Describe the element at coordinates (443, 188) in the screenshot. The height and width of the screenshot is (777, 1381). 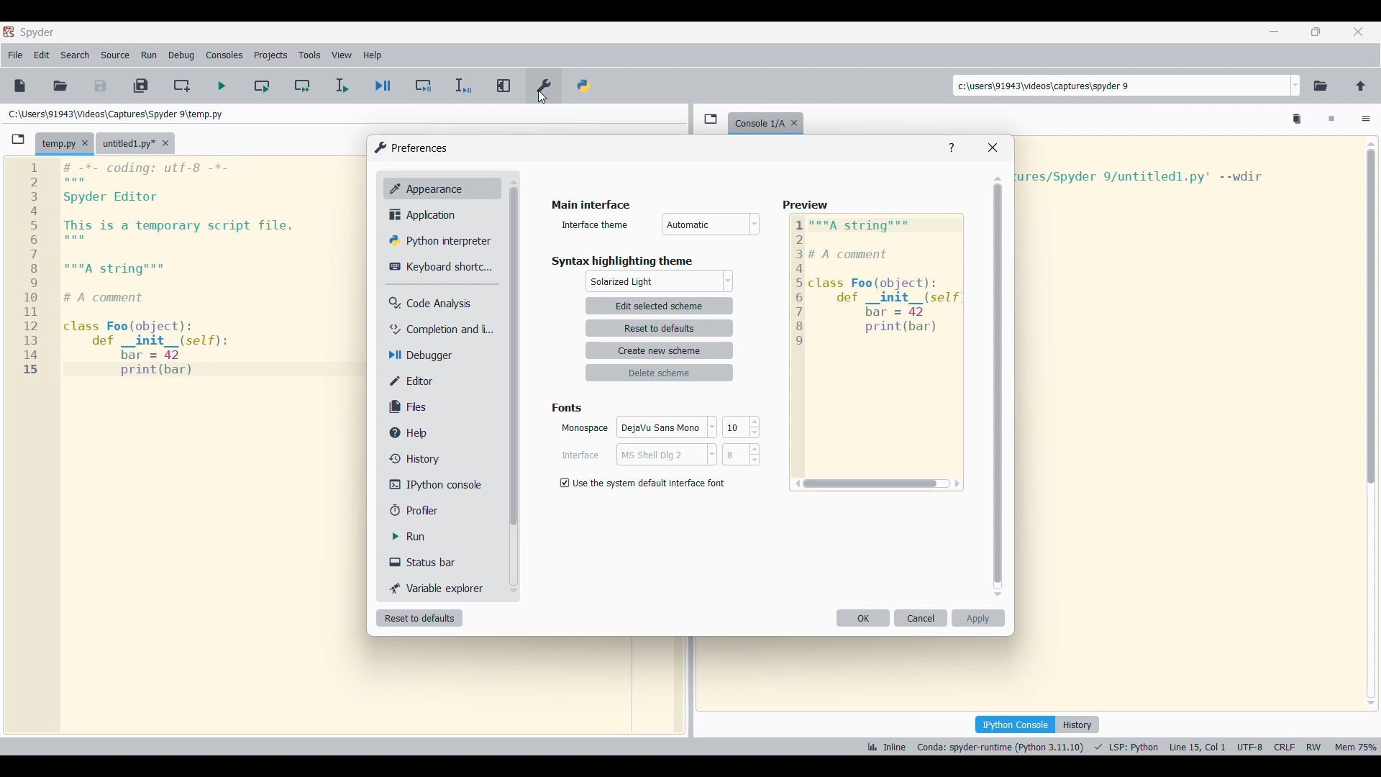
I see `Appearance already open as first in list` at that location.